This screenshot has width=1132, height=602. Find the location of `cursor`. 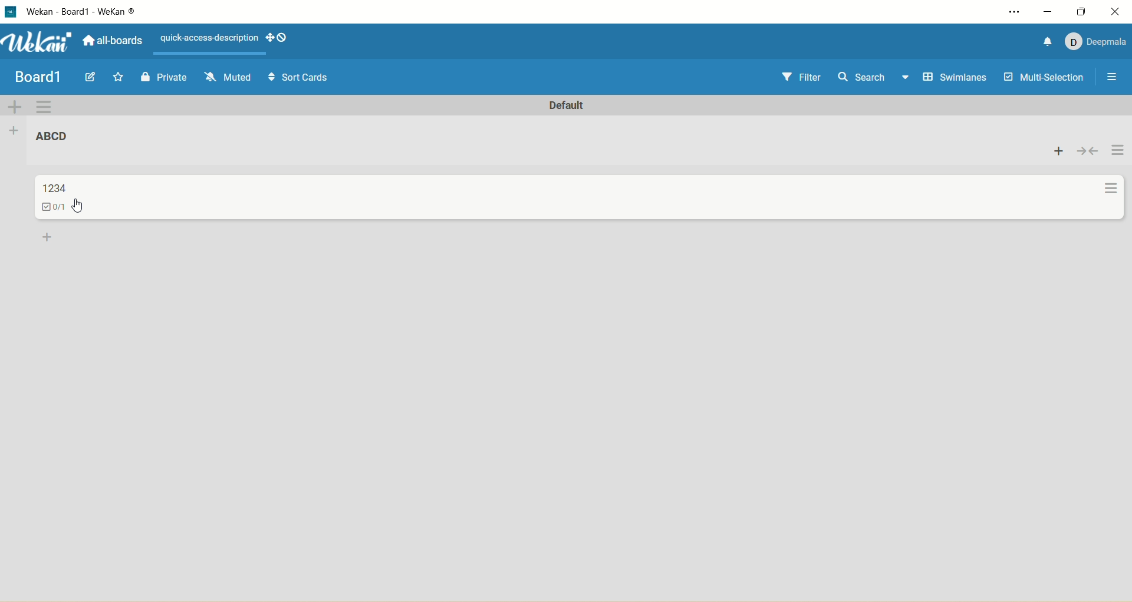

cursor is located at coordinates (83, 207).